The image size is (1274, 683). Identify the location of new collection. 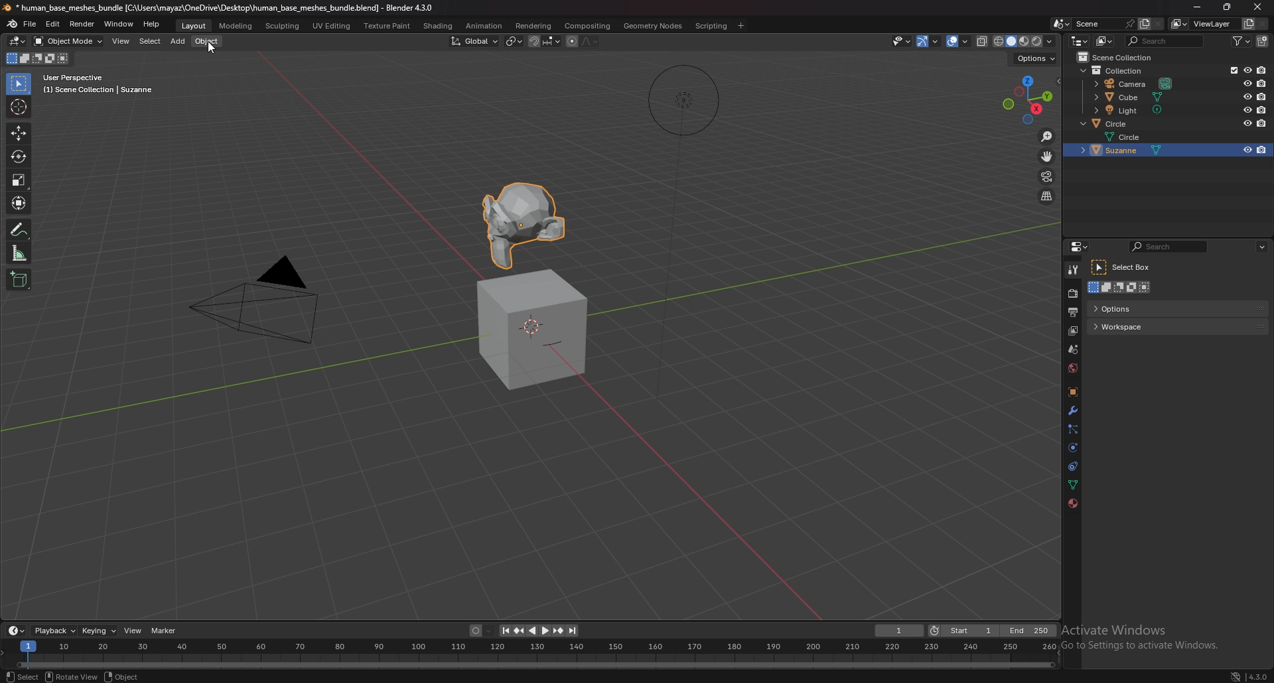
(1261, 41).